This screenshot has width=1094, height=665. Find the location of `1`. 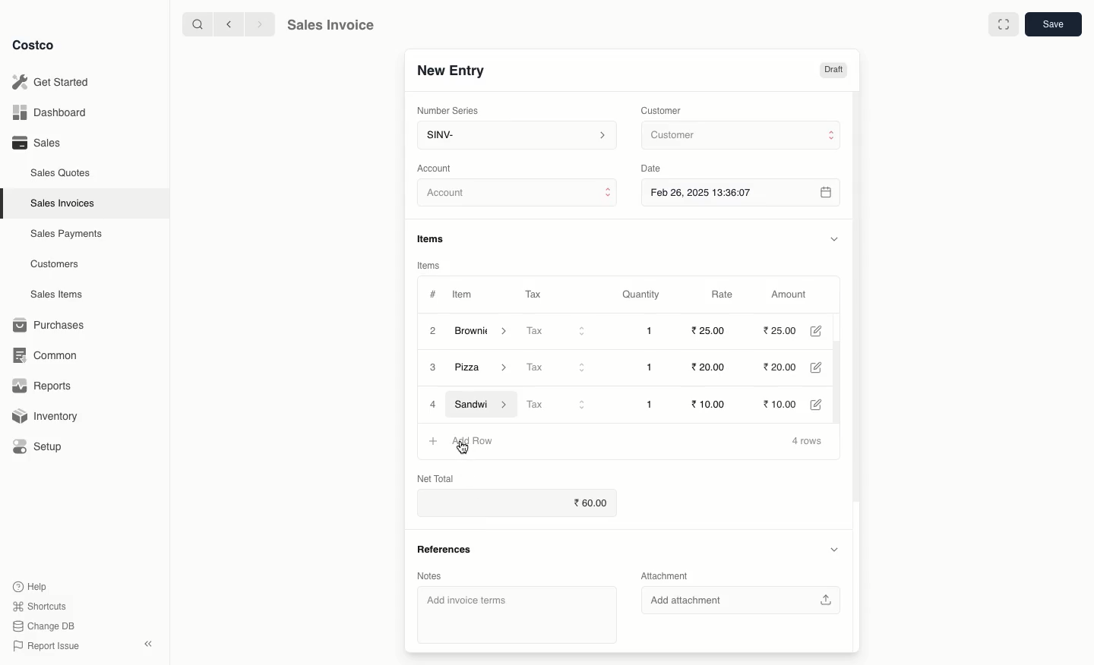

1 is located at coordinates (653, 331).